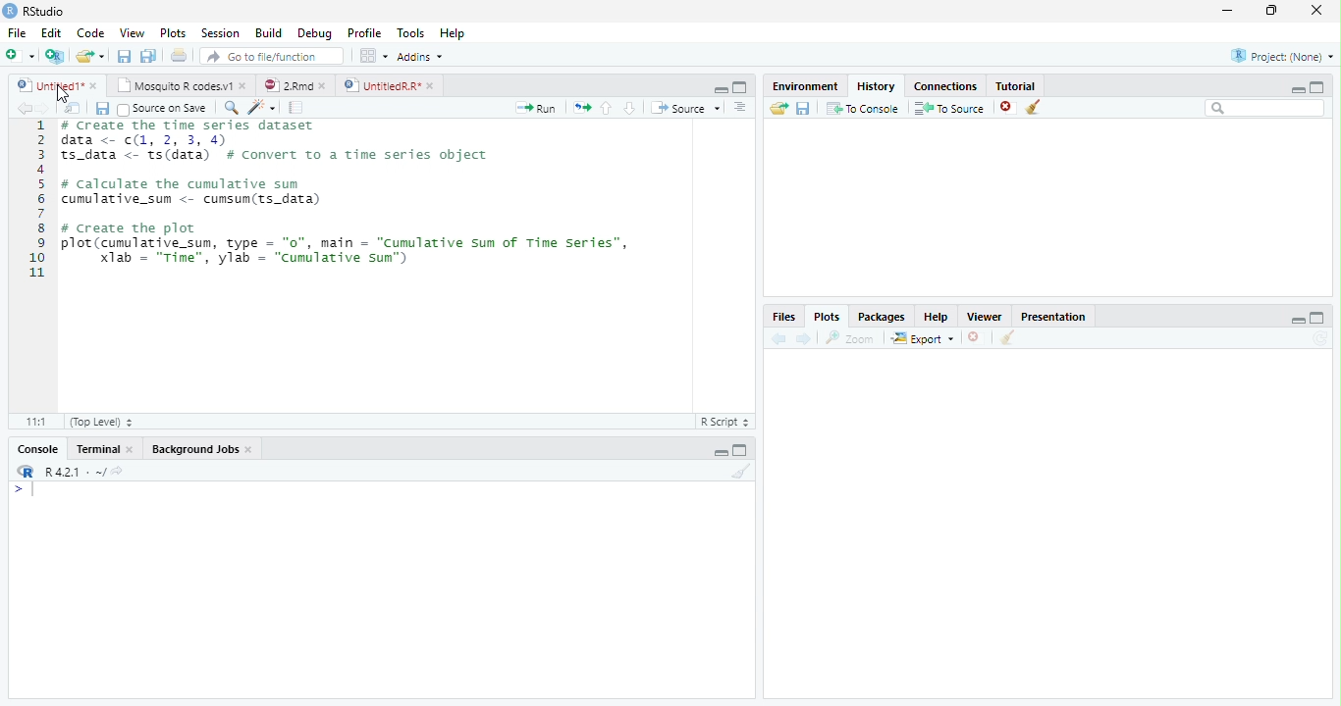 This screenshot has width=1341, height=706. I want to click on # Create the time series dataset data <- (1, 2, 3, 4)S_data <- ts(data) # convert to a time series objectcalculate the cumulative sumumulative_sum <- cumsum(ts_data)create the plotlot (cumulative_sum, type = "0", main = "Cumulative sum of Time Series”,Xlab = "Time", ylab = "cumulative sun"), so click(355, 201).